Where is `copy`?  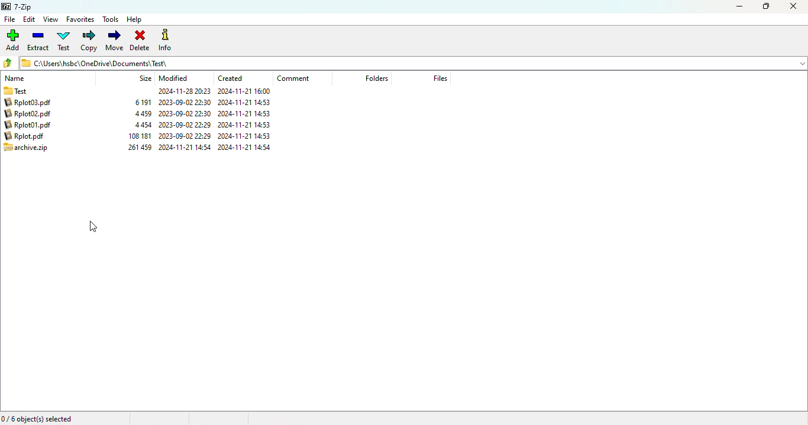
copy is located at coordinates (89, 41).